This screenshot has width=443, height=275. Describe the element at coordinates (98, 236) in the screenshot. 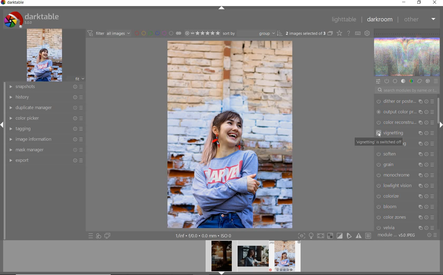

I see `quick access for applying any of your style` at that location.